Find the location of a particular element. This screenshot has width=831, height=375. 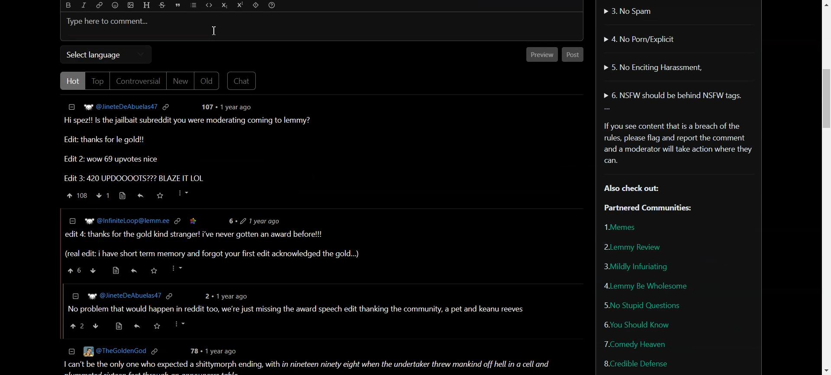

List is located at coordinates (193, 5).